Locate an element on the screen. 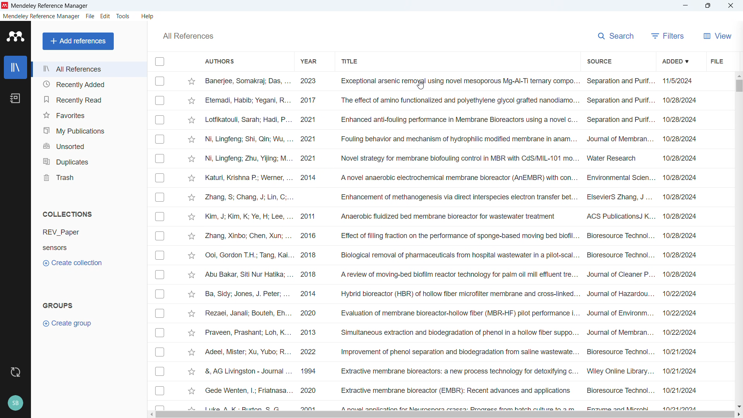 This screenshot has height=418, width=743. biological removal of pharmaceuticals from hospital wastewater in a pilot-scal is located at coordinates (457, 255).